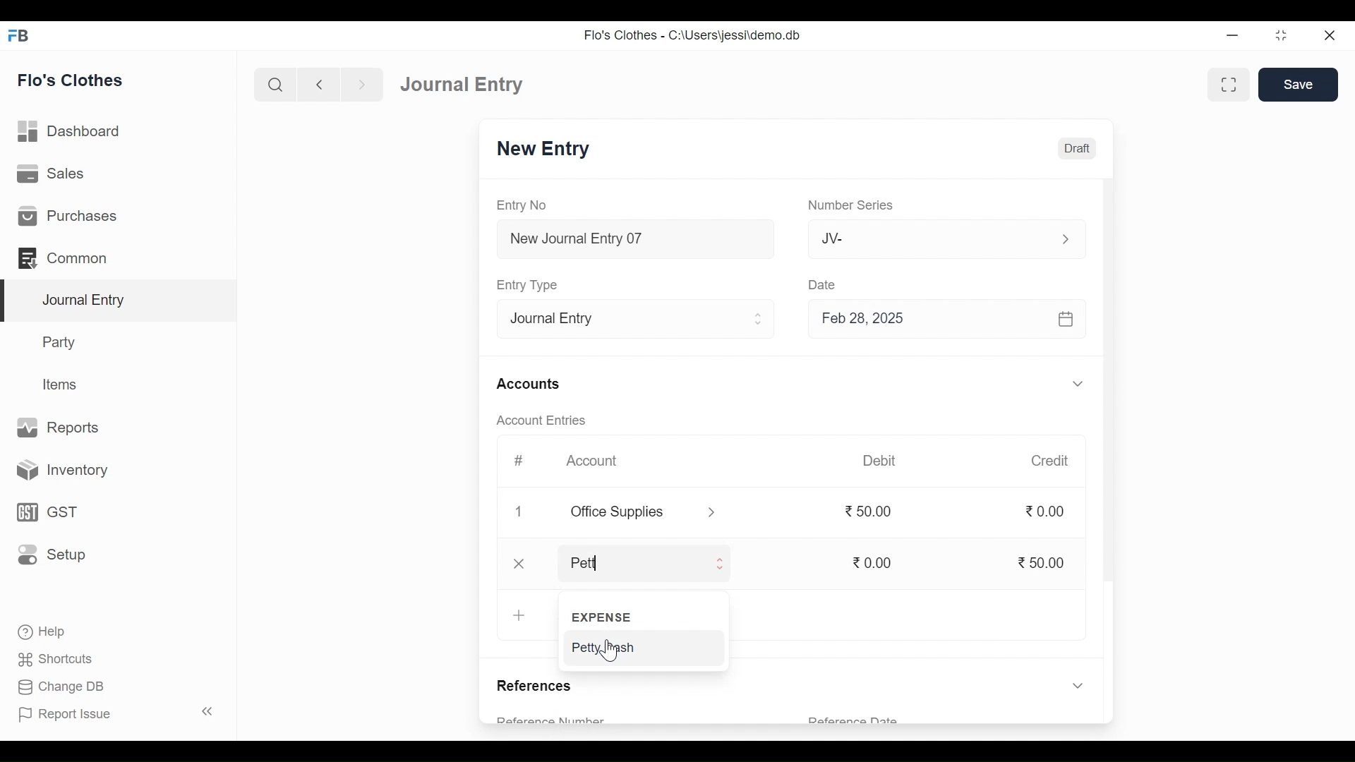 The height and width of the screenshot is (762, 1355). I want to click on Credit, so click(1051, 461).